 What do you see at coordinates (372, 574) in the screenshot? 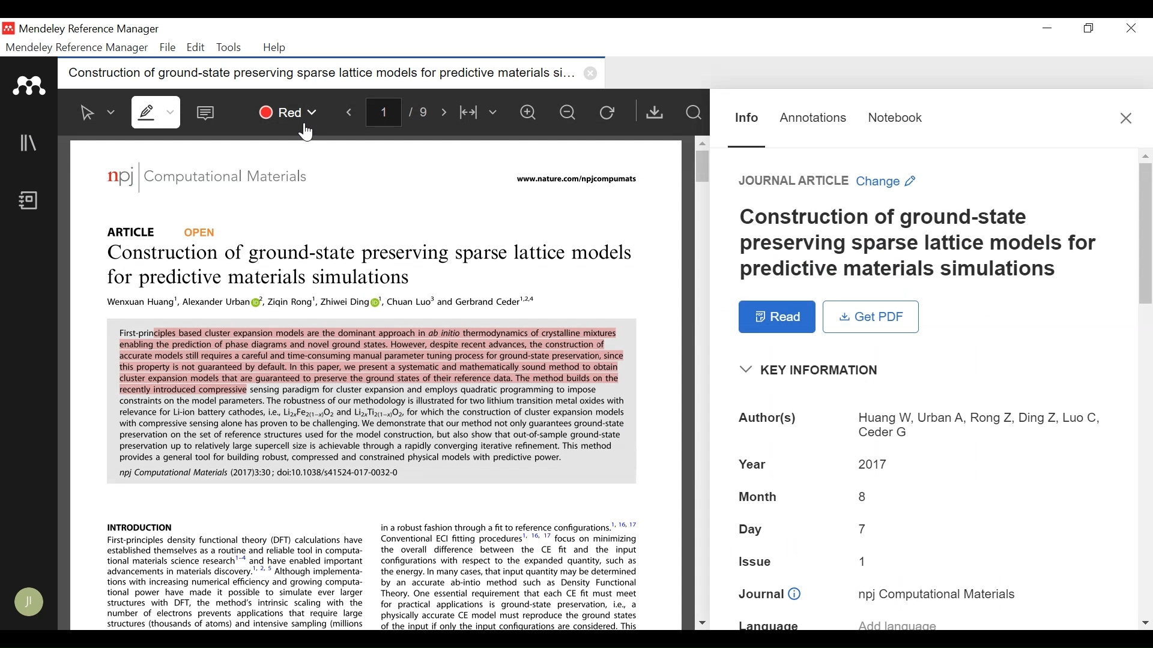
I see `INTRODUCTION in a robust fashion through a fit to reference configurations.” '* 7
First-principles density functional theory (DFT) calculations have ~~ Conventional EC! fitting procedures’ ' 7 focus on minimizing
established themselves as a routine and reliable tool in computa- the overall difference between the CE fit and the input
tional materials science research’ and have enabled important configurations with respect to the expanded quantity, such as
advancements in materials discovery.” * * Although implementa- the energy. In many cases, that input quantity may be determined
tions with increasing numerical efficiency and growing computa- by an accurate ab-intio method such as Density Functional
tional power have made it possible to simulate ever larger Theory. One essential requirement that each CE fit must meet
structures with DFT, the method's intrinsic scaling with the for practical applications is ground-state preservation, ie, a
number of electrons prevents applications that require large physically accurate CE model must reproduce the ground states
structures (thousands of atoms) and intensive sampling (Millions Af the nmr i only the innit canfianratione are cancidered Thic` at bounding box center [372, 574].